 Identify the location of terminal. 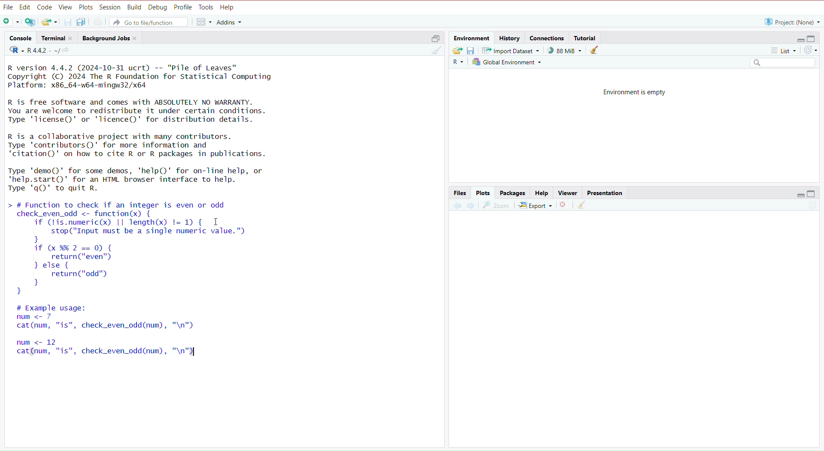
(59, 39).